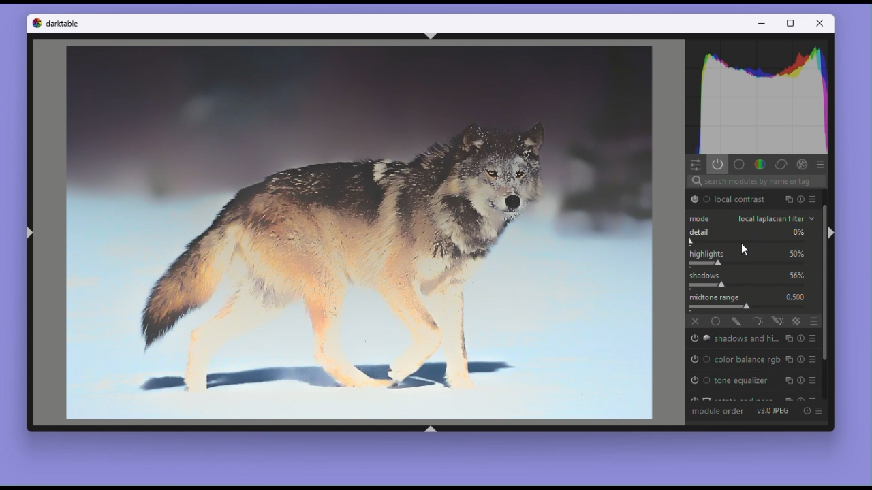  Describe the element at coordinates (743, 412) in the screenshot. I see `module order v3.0 JPEG` at that location.